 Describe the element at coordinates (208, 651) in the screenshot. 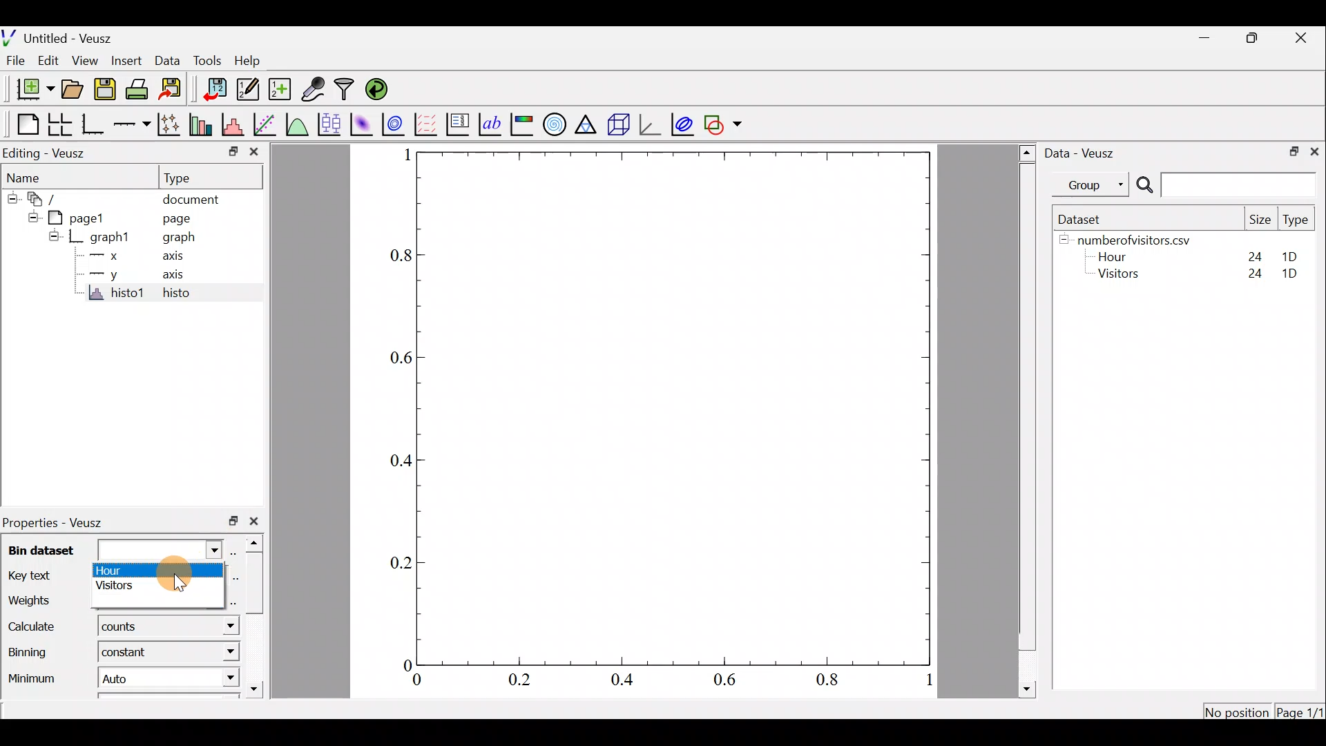

I see `Binning dropdown` at that location.